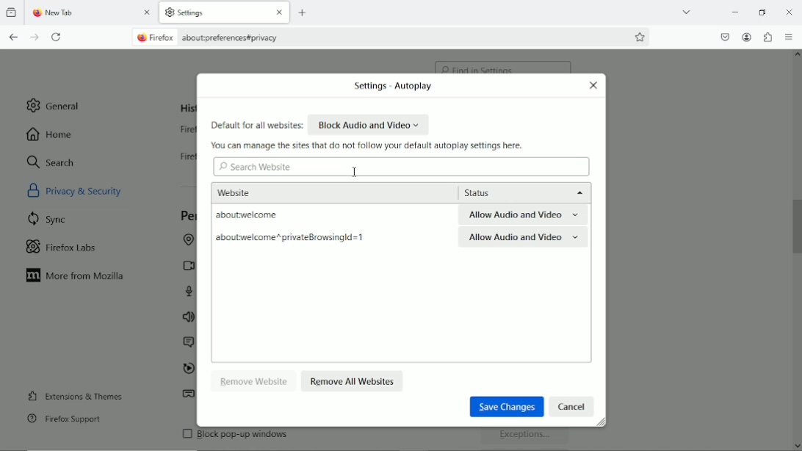 Image resolution: width=802 pixels, height=451 pixels. What do you see at coordinates (187, 343) in the screenshot?
I see `notifications` at bounding box center [187, 343].